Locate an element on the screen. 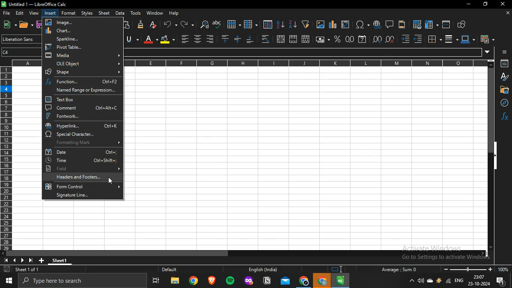  icon is located at coordinates (338, 269).